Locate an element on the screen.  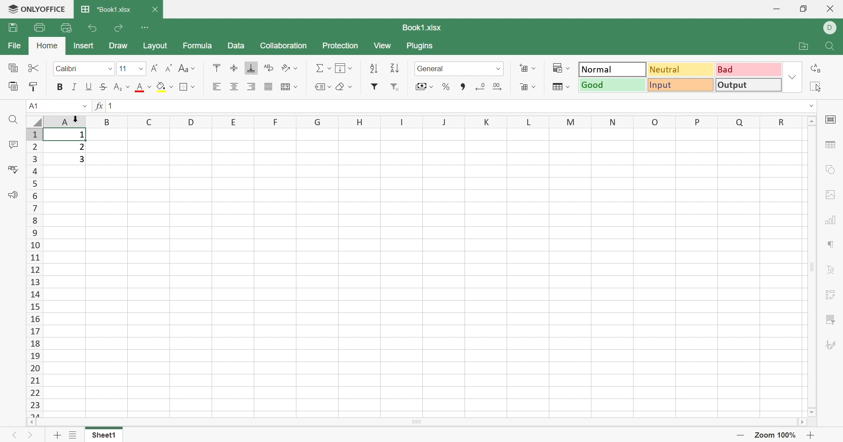
Align bottom is located at coordinates (251, 68).